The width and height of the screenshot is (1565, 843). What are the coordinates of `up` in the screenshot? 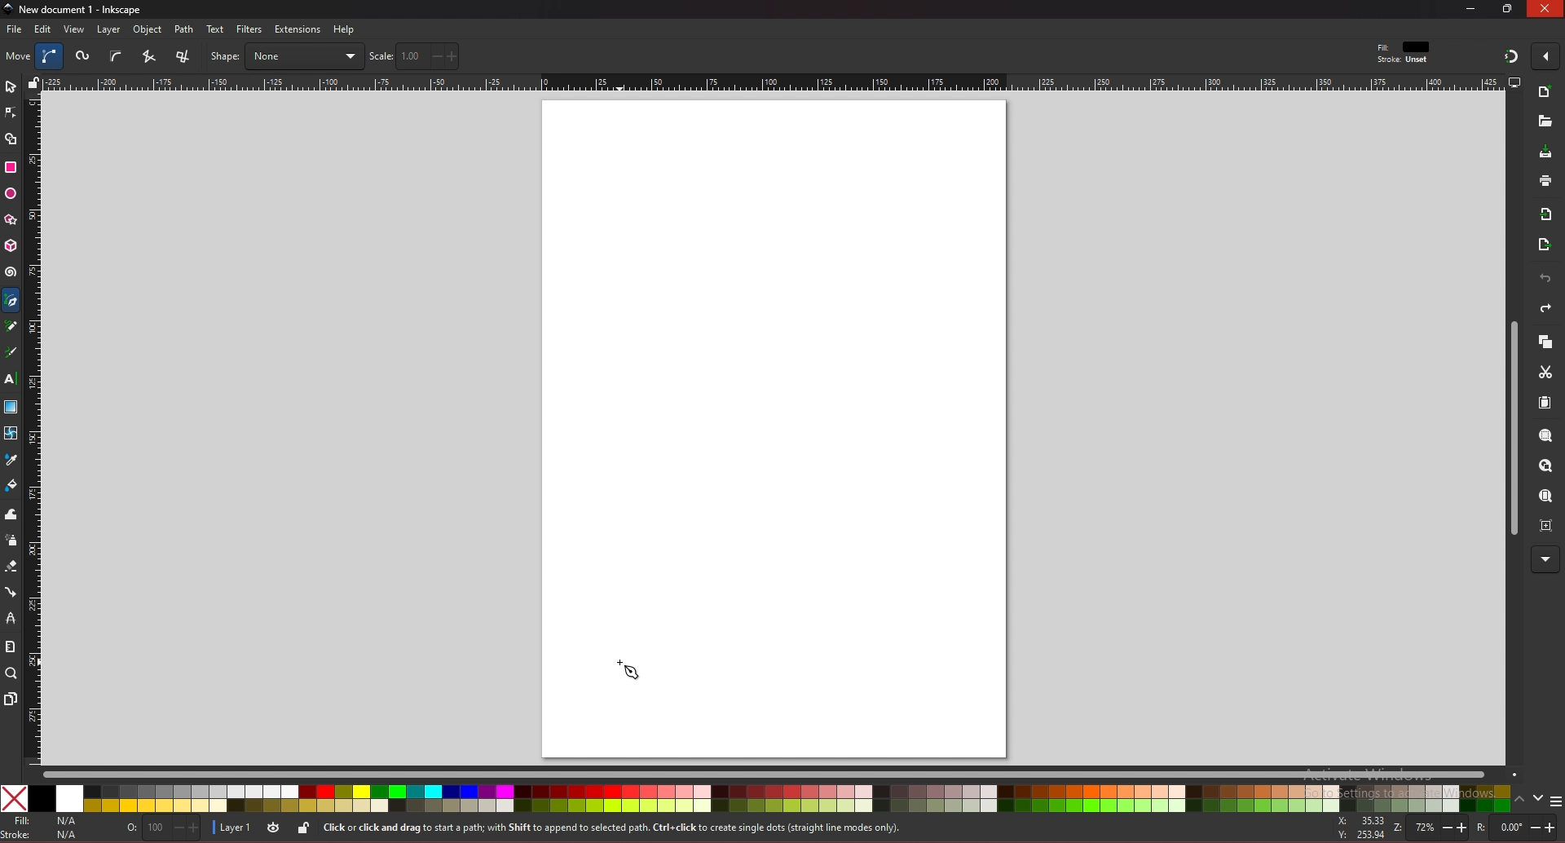 It's located at (1520, 801).